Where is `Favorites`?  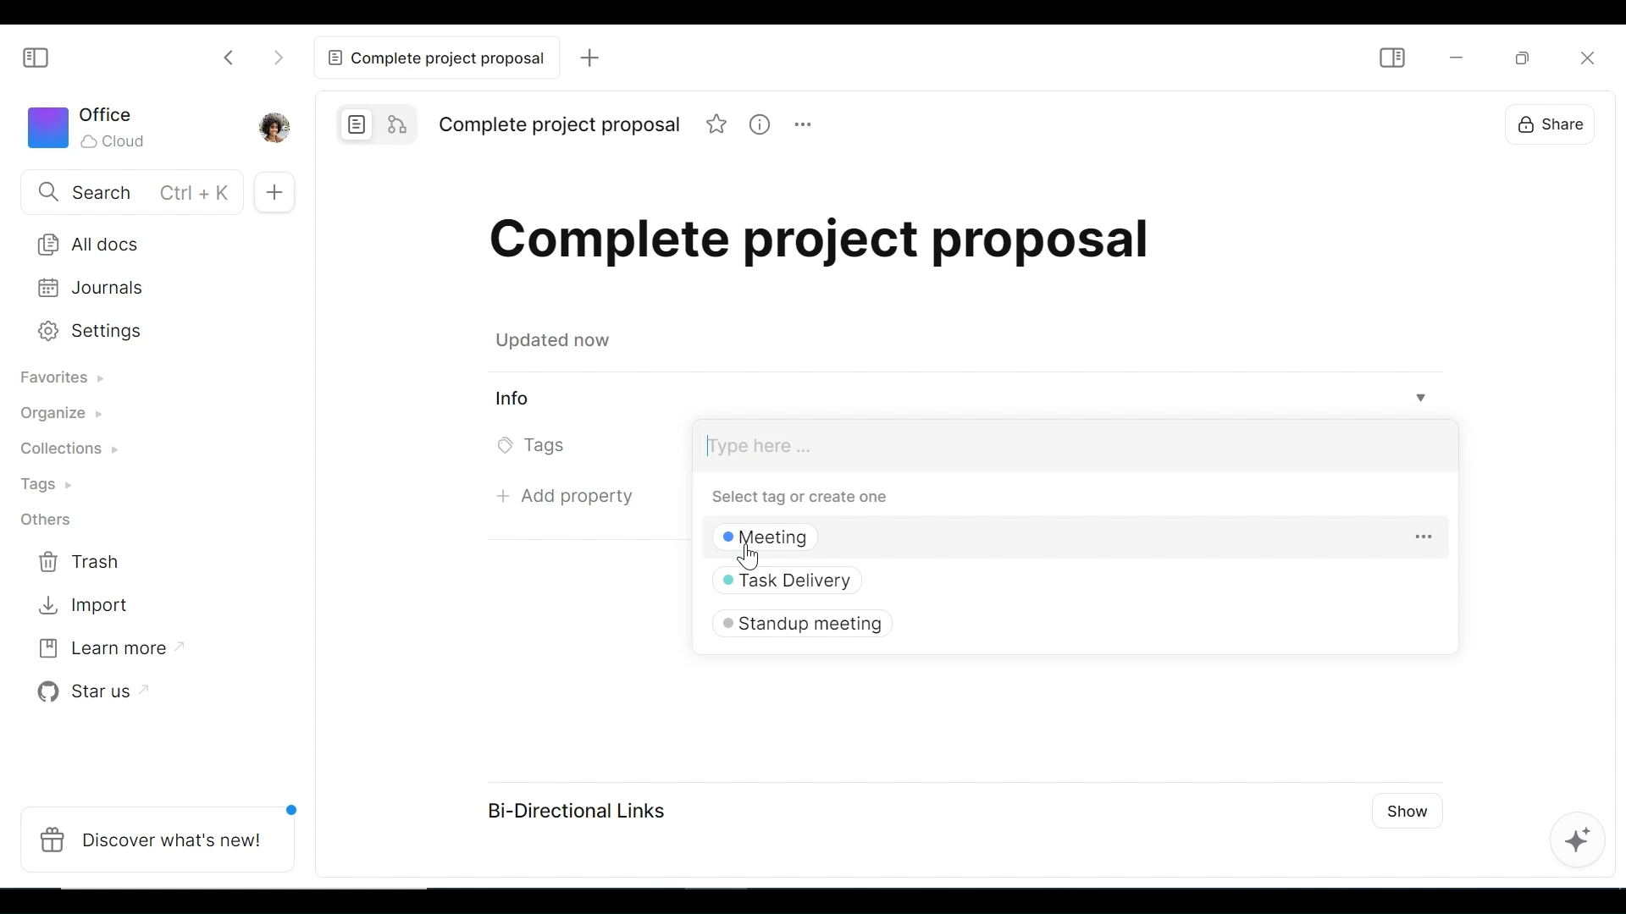
Favorites is located at coordinates (74, 381).